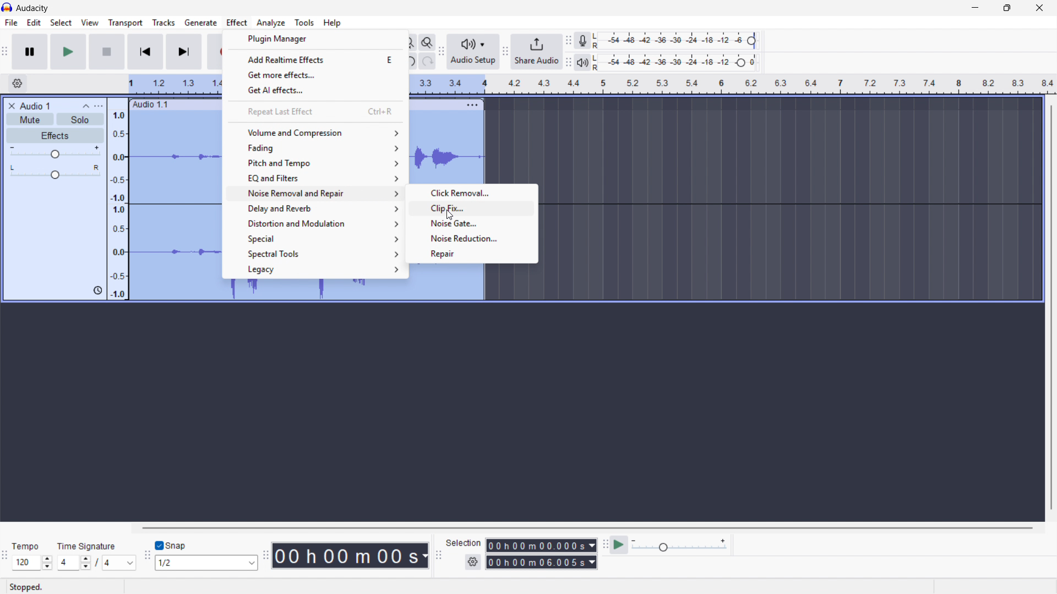 The width and height of the screenshot is (1057, 594). Describe the element at coordinates (586, 528) in the screenshot. I see `Horizontal scroll bar` at that location.